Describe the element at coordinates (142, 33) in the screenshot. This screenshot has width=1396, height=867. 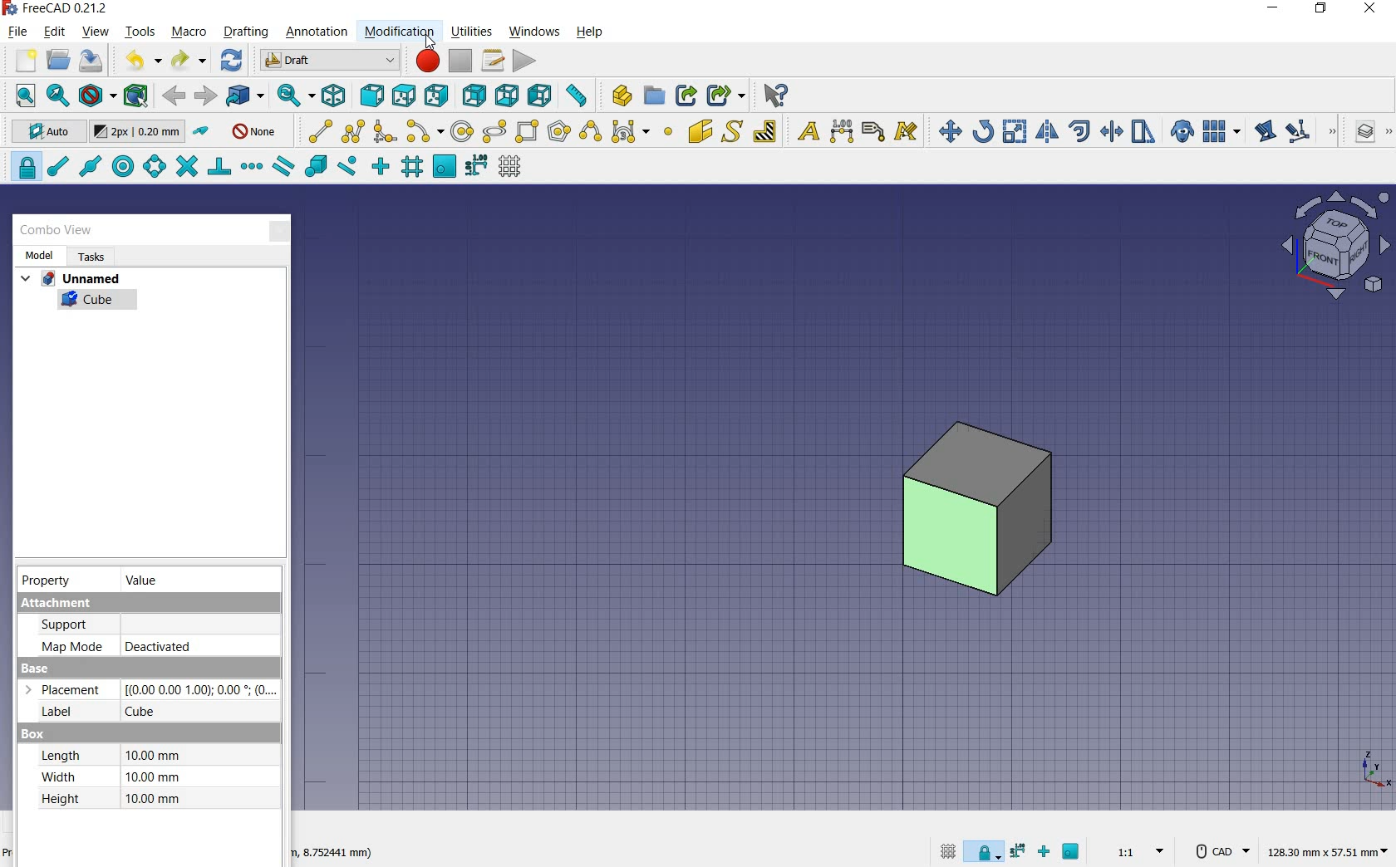
I see `tools` at that location.